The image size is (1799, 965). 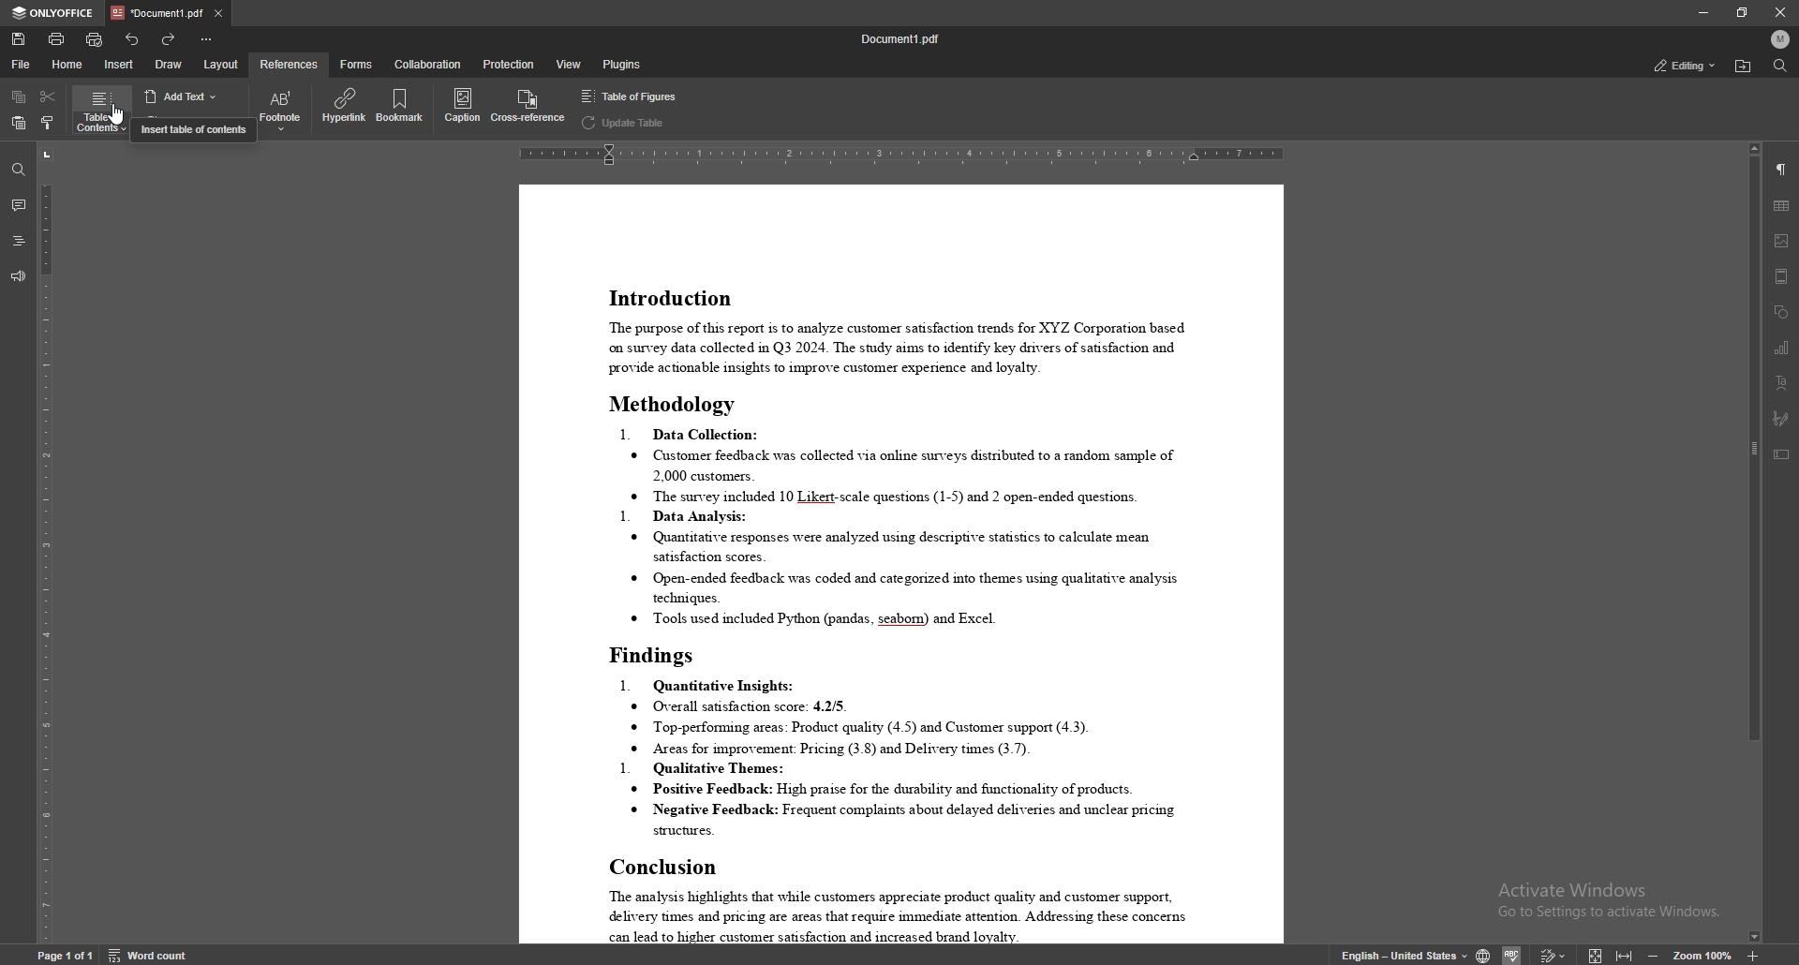 I want to click on , so click(x=1511, y=955).